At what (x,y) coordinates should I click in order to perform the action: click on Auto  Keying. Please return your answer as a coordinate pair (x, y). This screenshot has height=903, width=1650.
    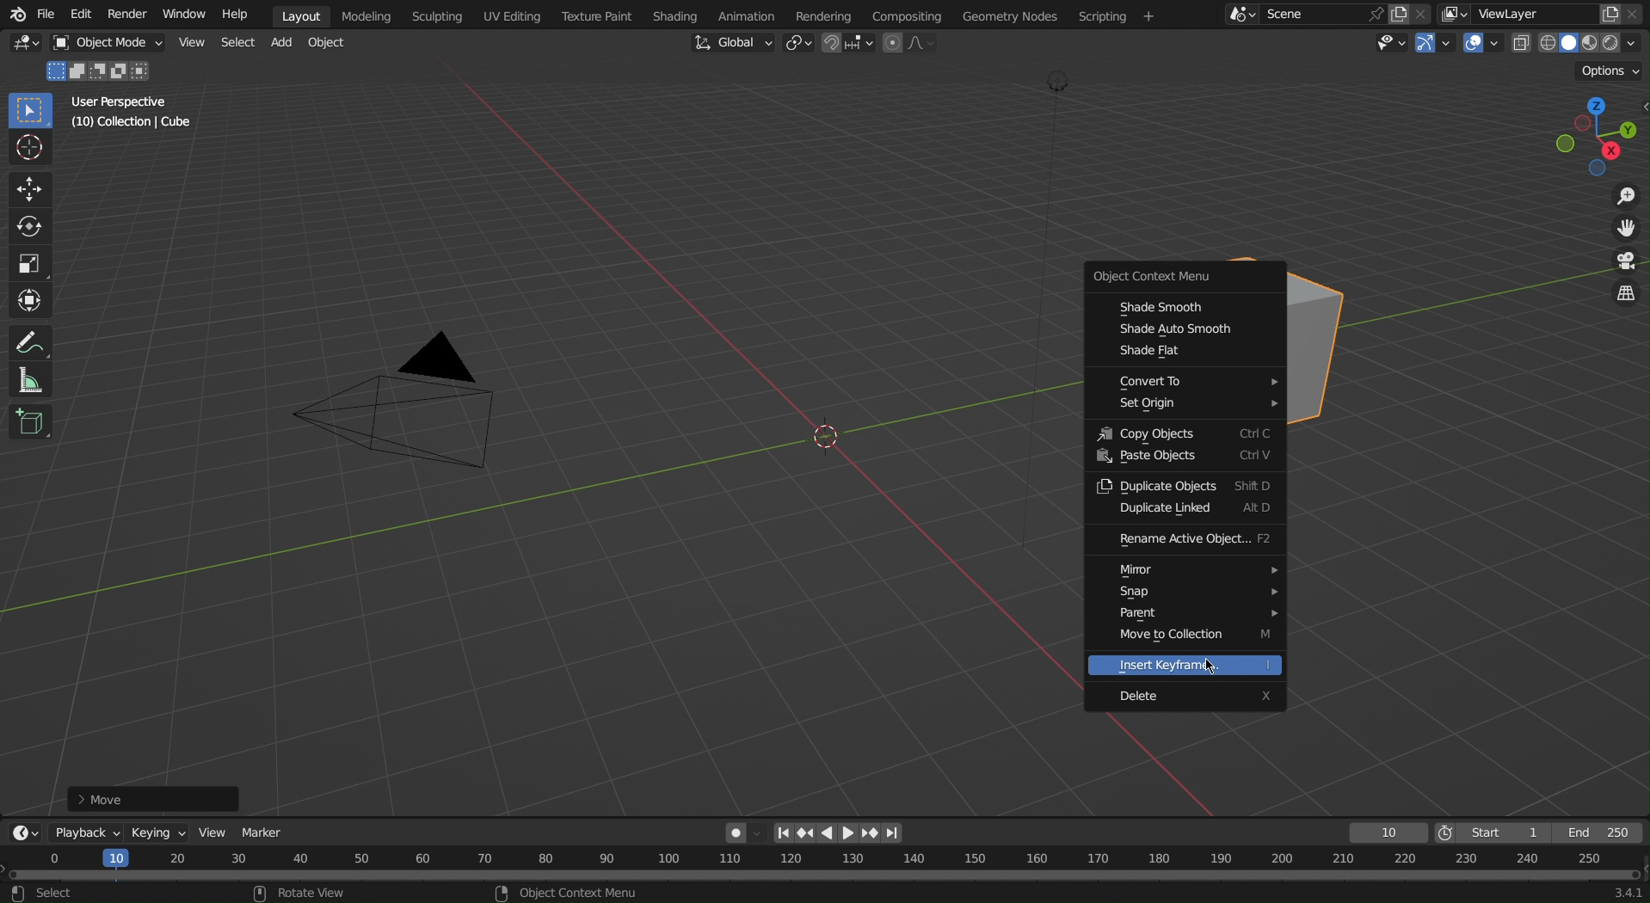
    Looking at the image, I should click on (741, 830).